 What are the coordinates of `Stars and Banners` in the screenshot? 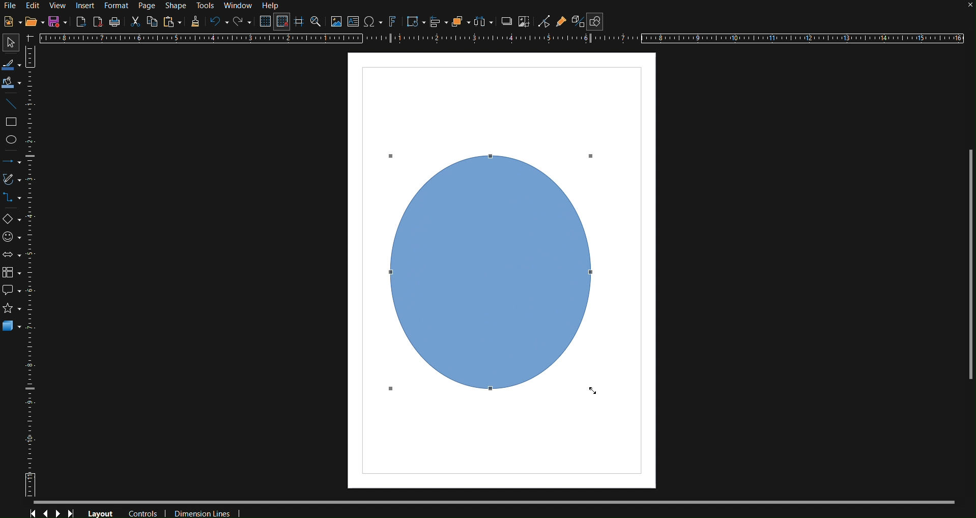 It's located at (10, 310).